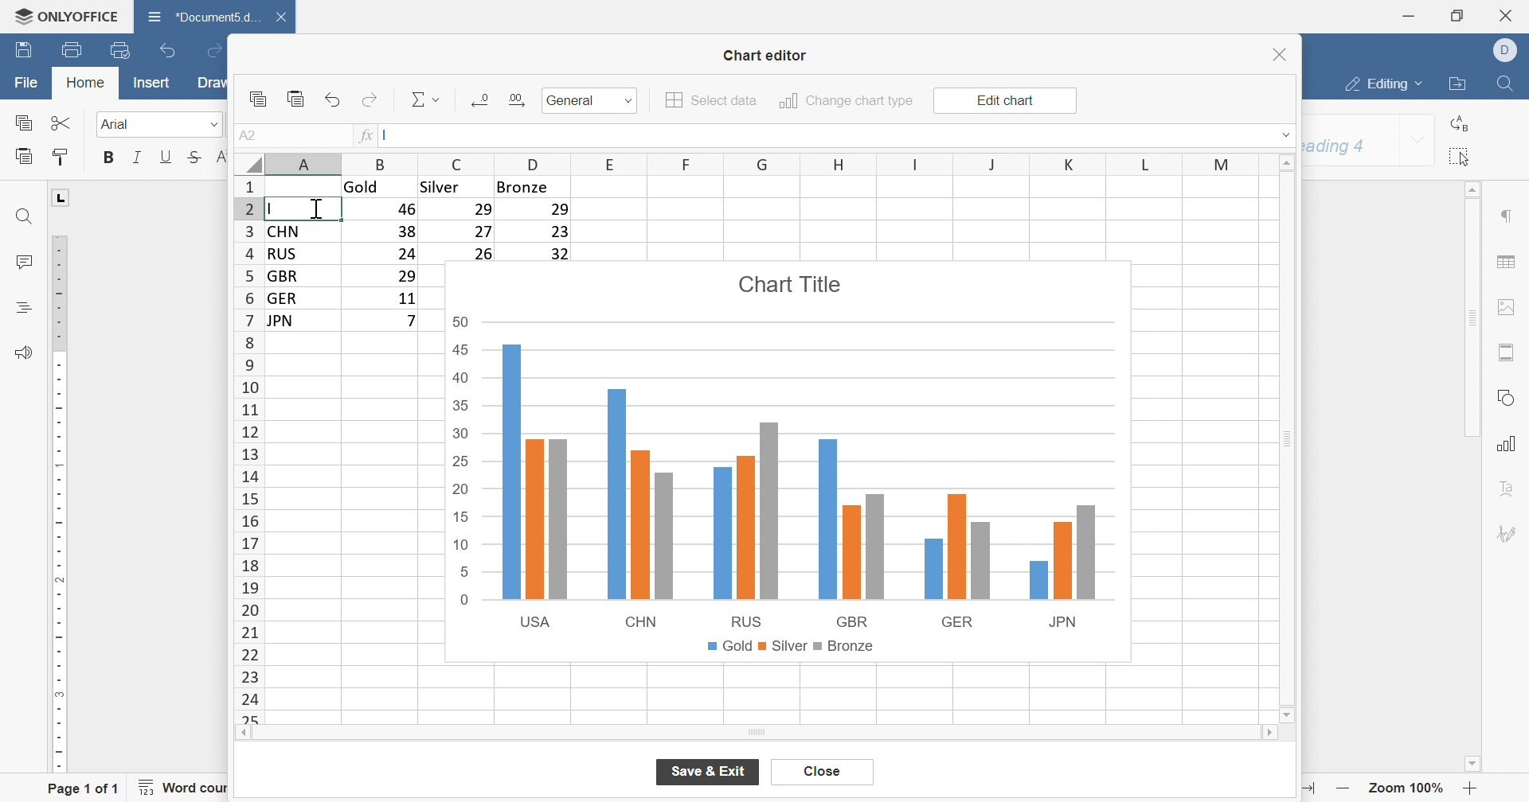 The height and width of the screenshot is (802, 1529). Describe the element at coordinates (370, 99) in the screenshot. I see `redo` at that location.